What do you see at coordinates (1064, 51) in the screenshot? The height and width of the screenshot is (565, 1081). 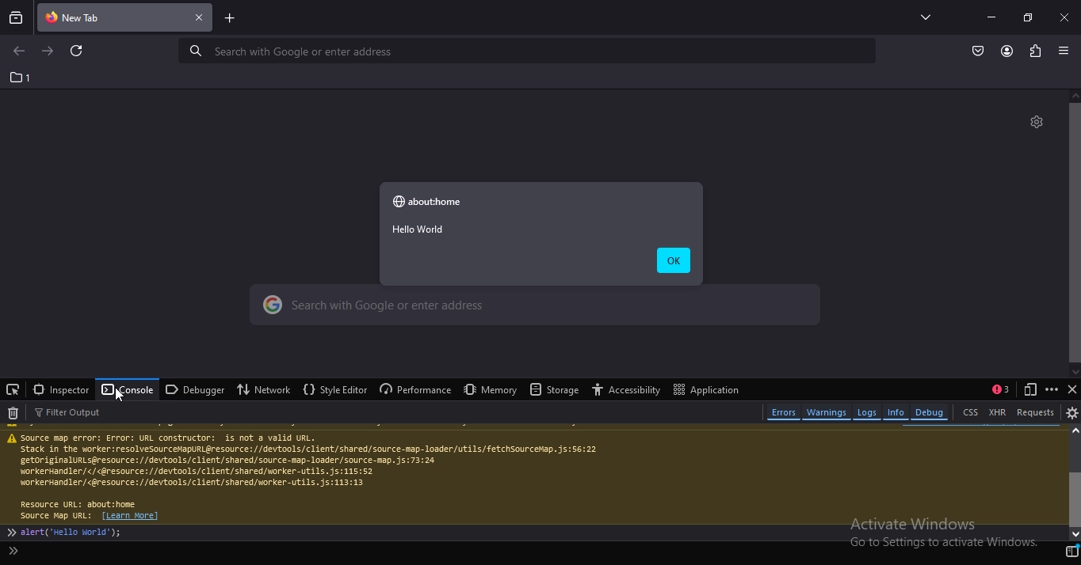 I see `open application menu` at bounding box center [1064, 51].